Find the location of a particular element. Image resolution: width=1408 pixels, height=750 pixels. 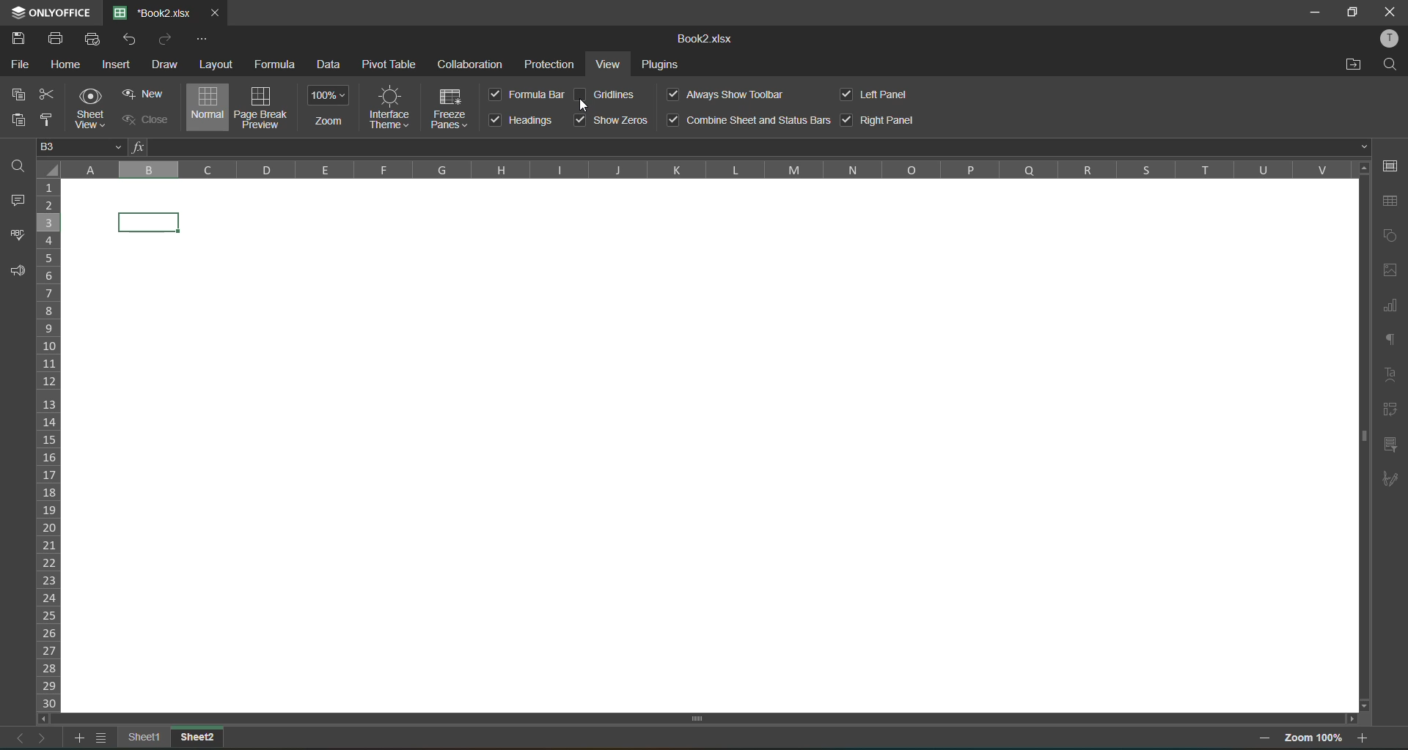

zoom factor is located at coordinates (1312, 739).